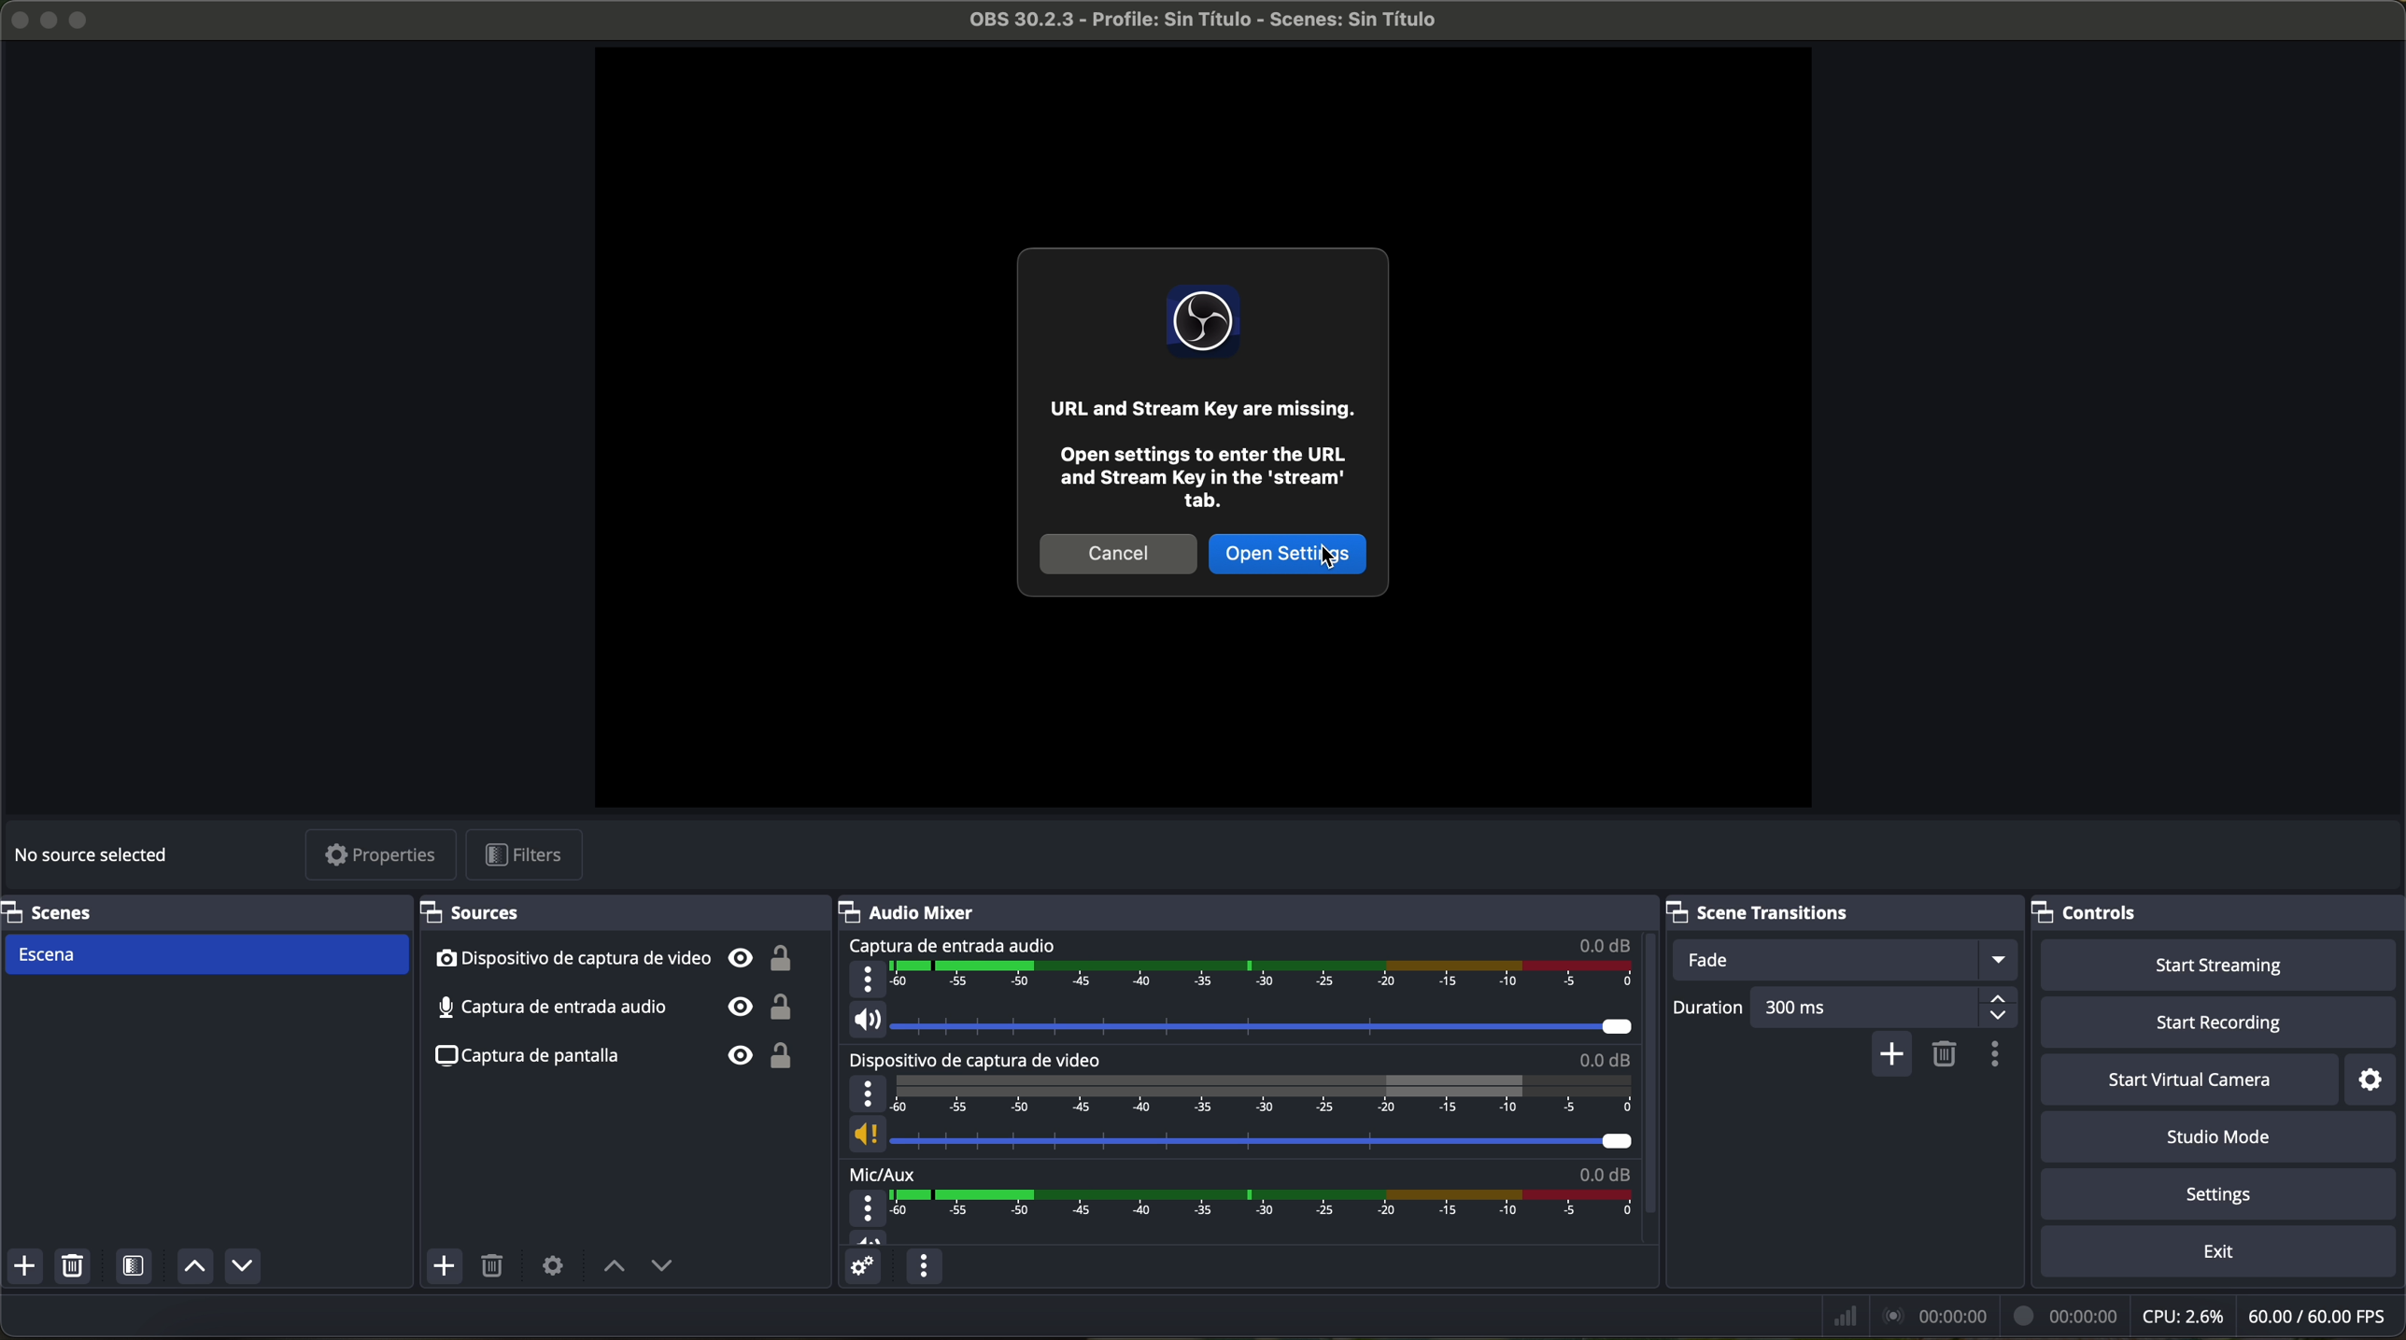 The height and width of the screenshot is (1340, 2406). Describe the element at coordinates (615, 958) in the screenshot. I see `video capture device` at that location.